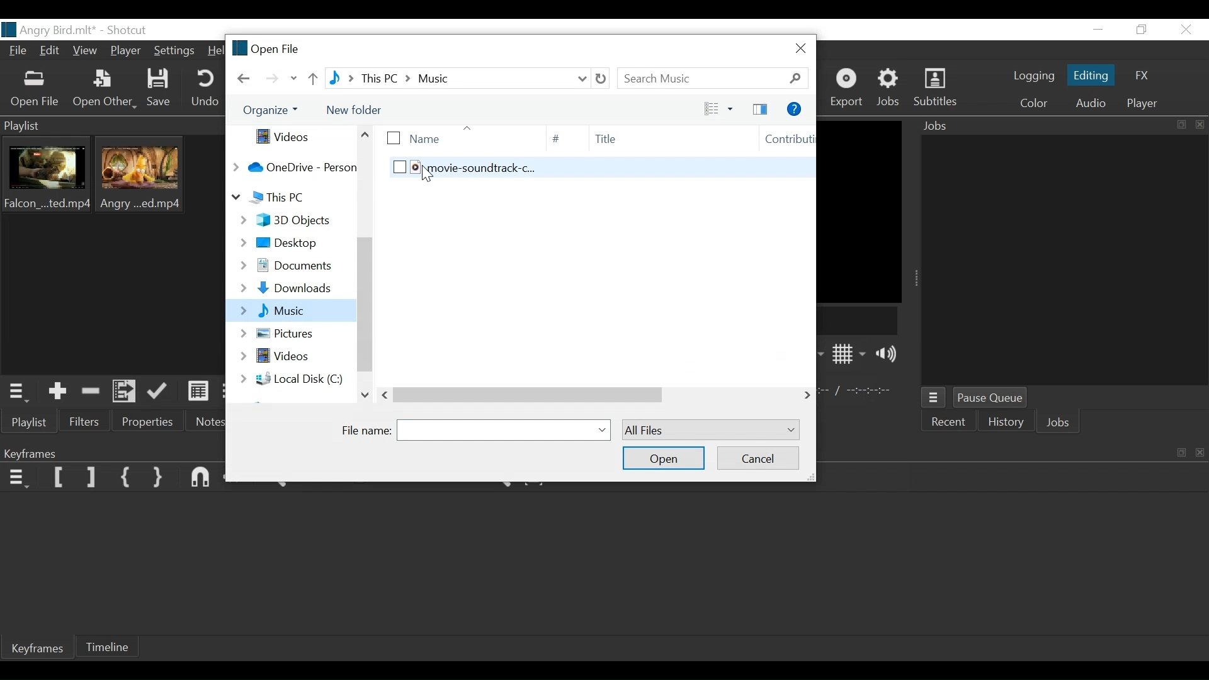  I want to click on Open File, so click(36, 89).